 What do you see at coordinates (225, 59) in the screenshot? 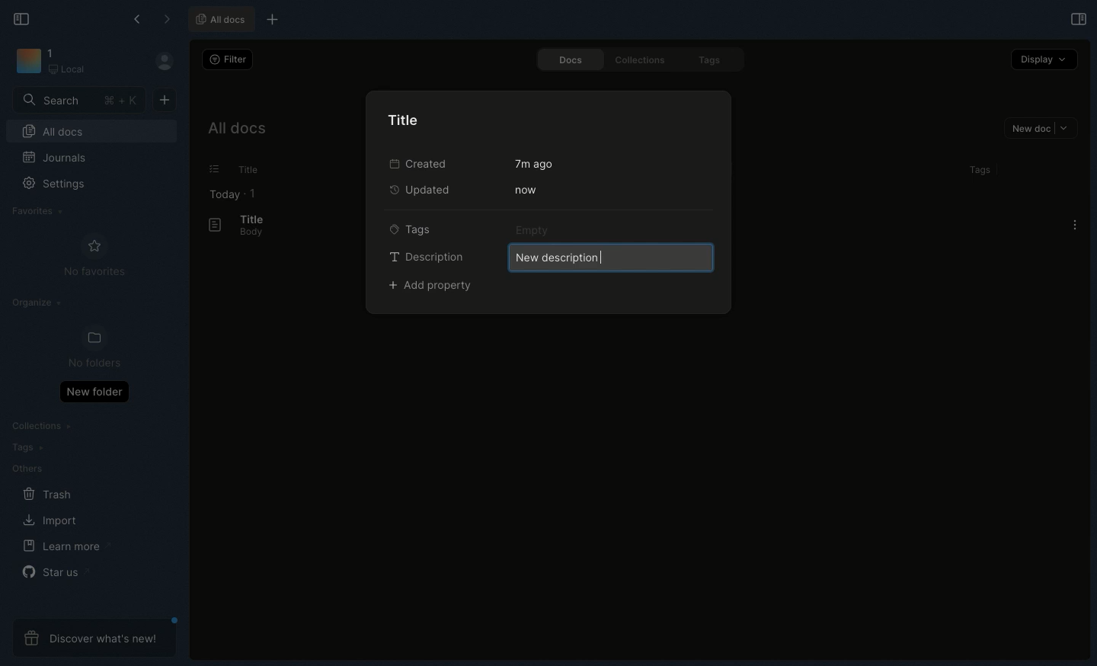
I see `Filter` at bounding box center [225, 59].